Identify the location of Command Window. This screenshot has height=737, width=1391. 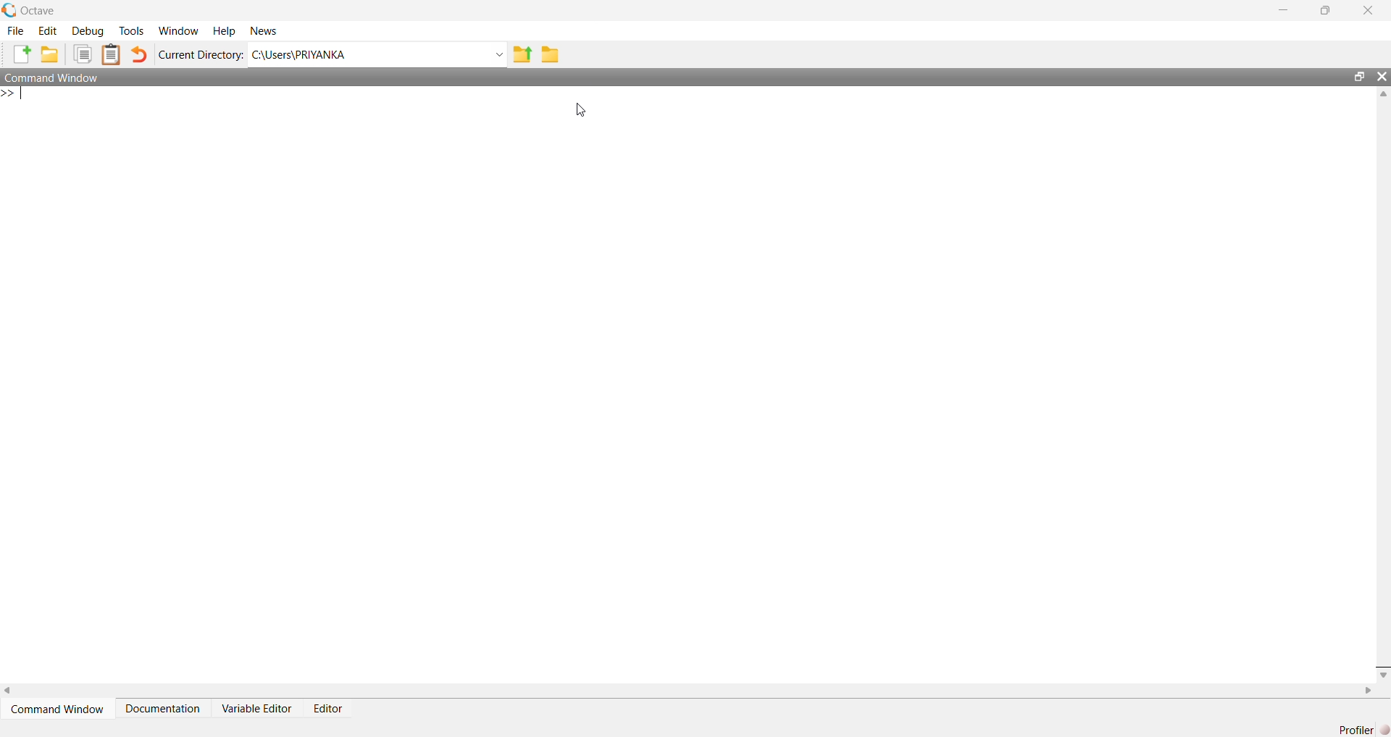
(59, 709).